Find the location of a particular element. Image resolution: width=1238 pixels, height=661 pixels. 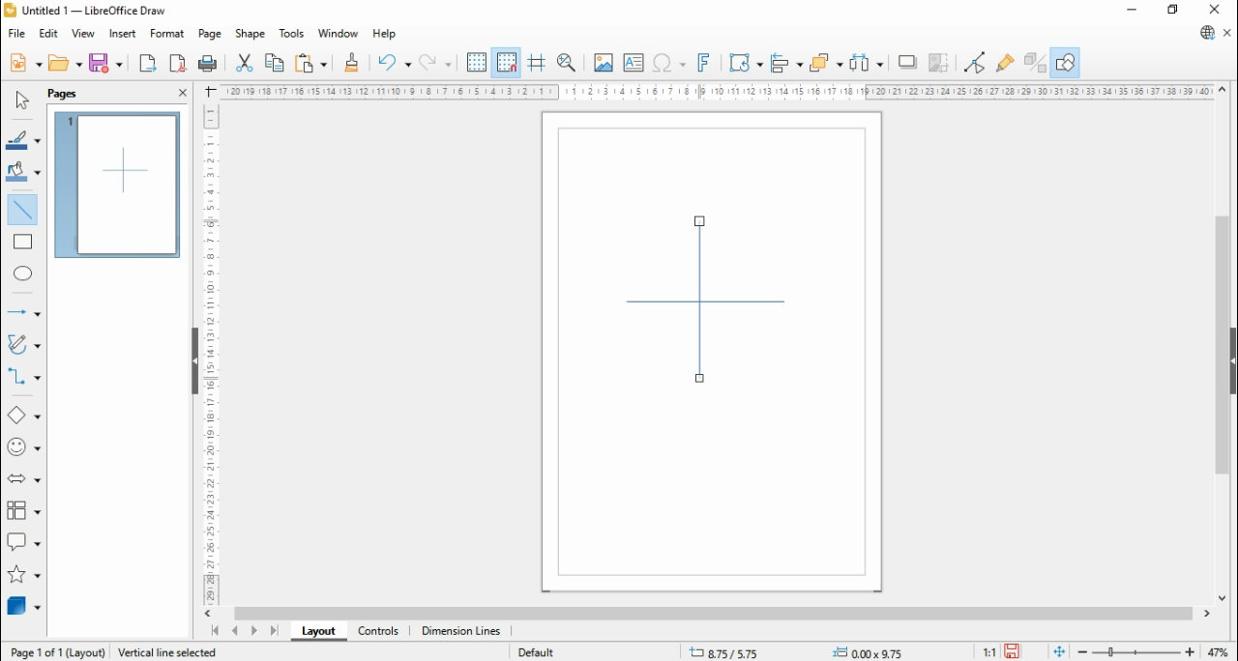

edit is located at coordinates (48, 35).